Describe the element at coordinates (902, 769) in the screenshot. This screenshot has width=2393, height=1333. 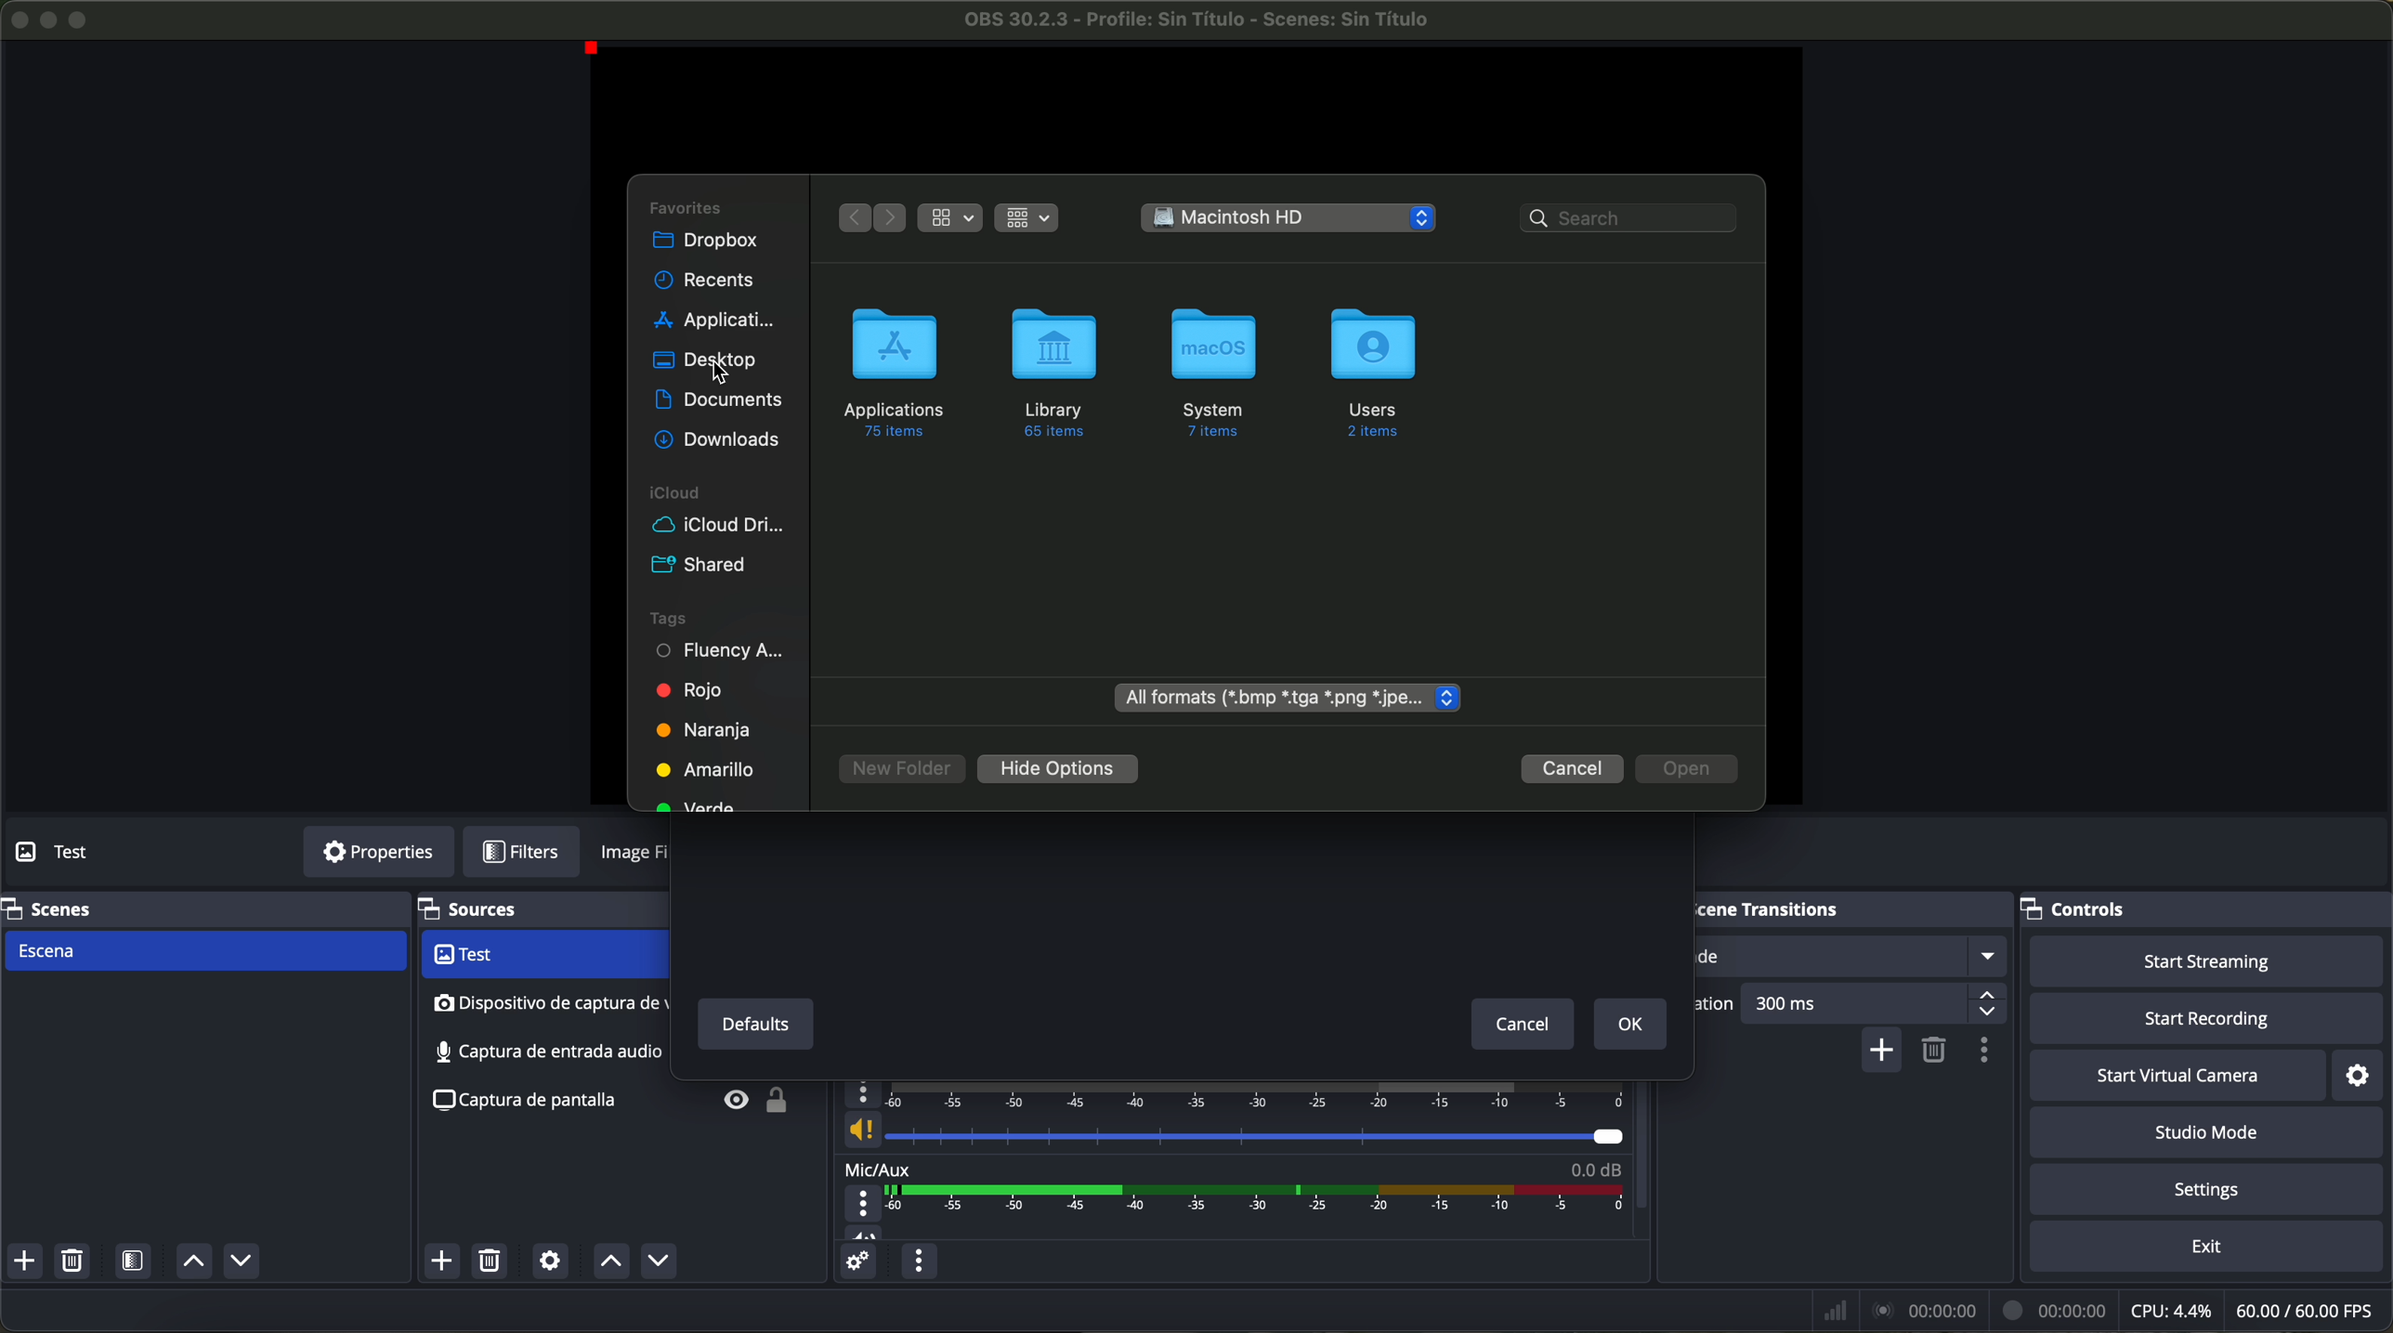
I see `new folder` at that location.